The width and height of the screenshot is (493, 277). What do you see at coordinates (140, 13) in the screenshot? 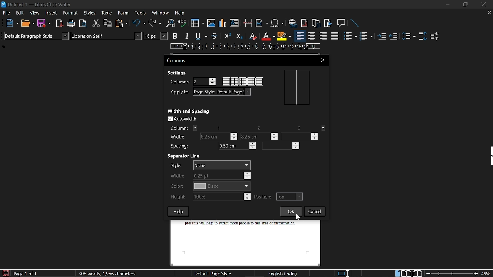
I see `Tools` at bounding box center [140, 13].